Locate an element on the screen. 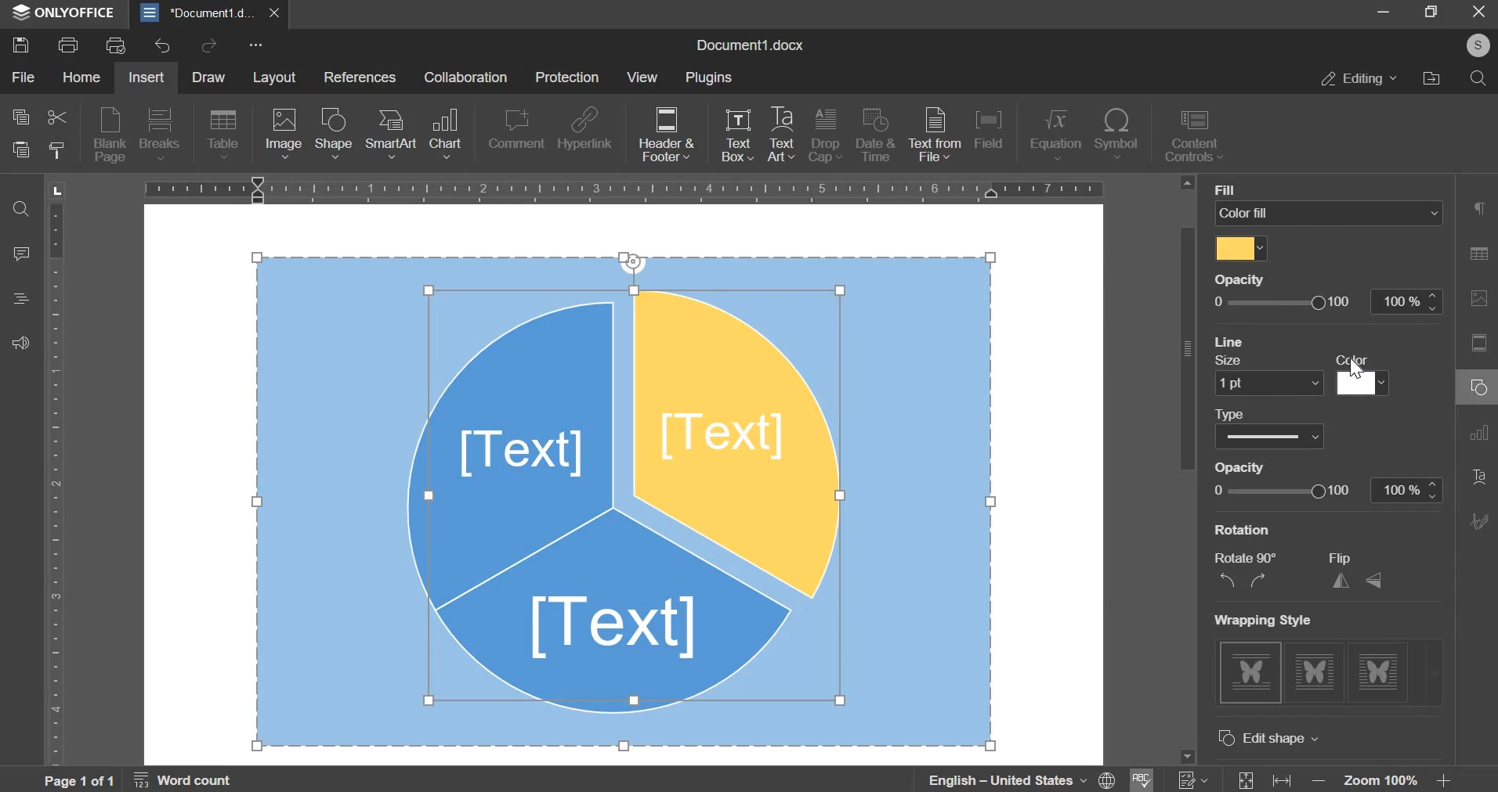 The height and width of the screenshot is (792, 1498).  is located at coordinates (1479, 48).